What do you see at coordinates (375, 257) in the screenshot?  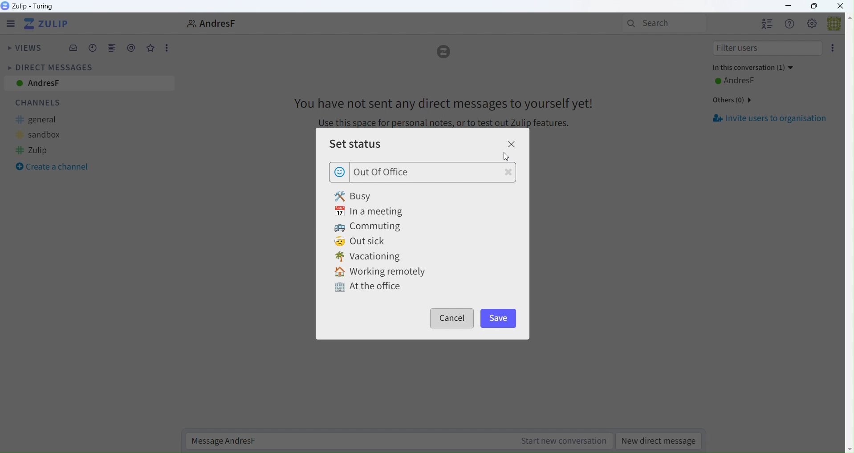 I see `Vacationing` at bounding box center [375, 257].